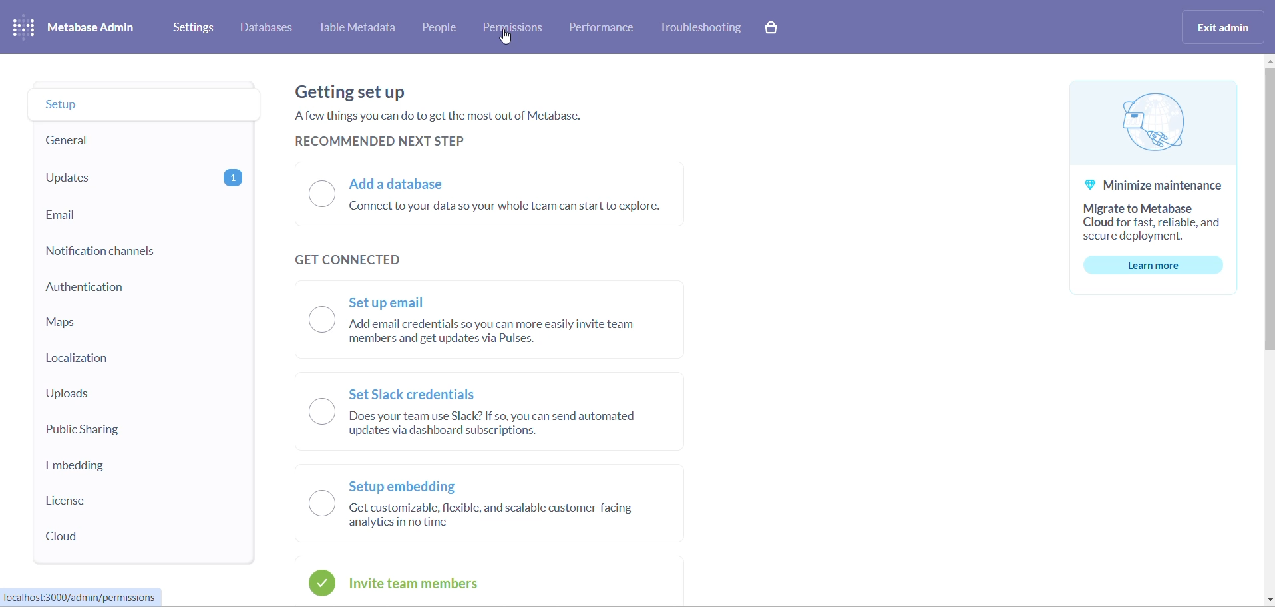 Image resolution: width=1275 pixels, height=607 pixels. Describe the element at coordinates (136, 142) in the screenshot. I see `general` at that location.